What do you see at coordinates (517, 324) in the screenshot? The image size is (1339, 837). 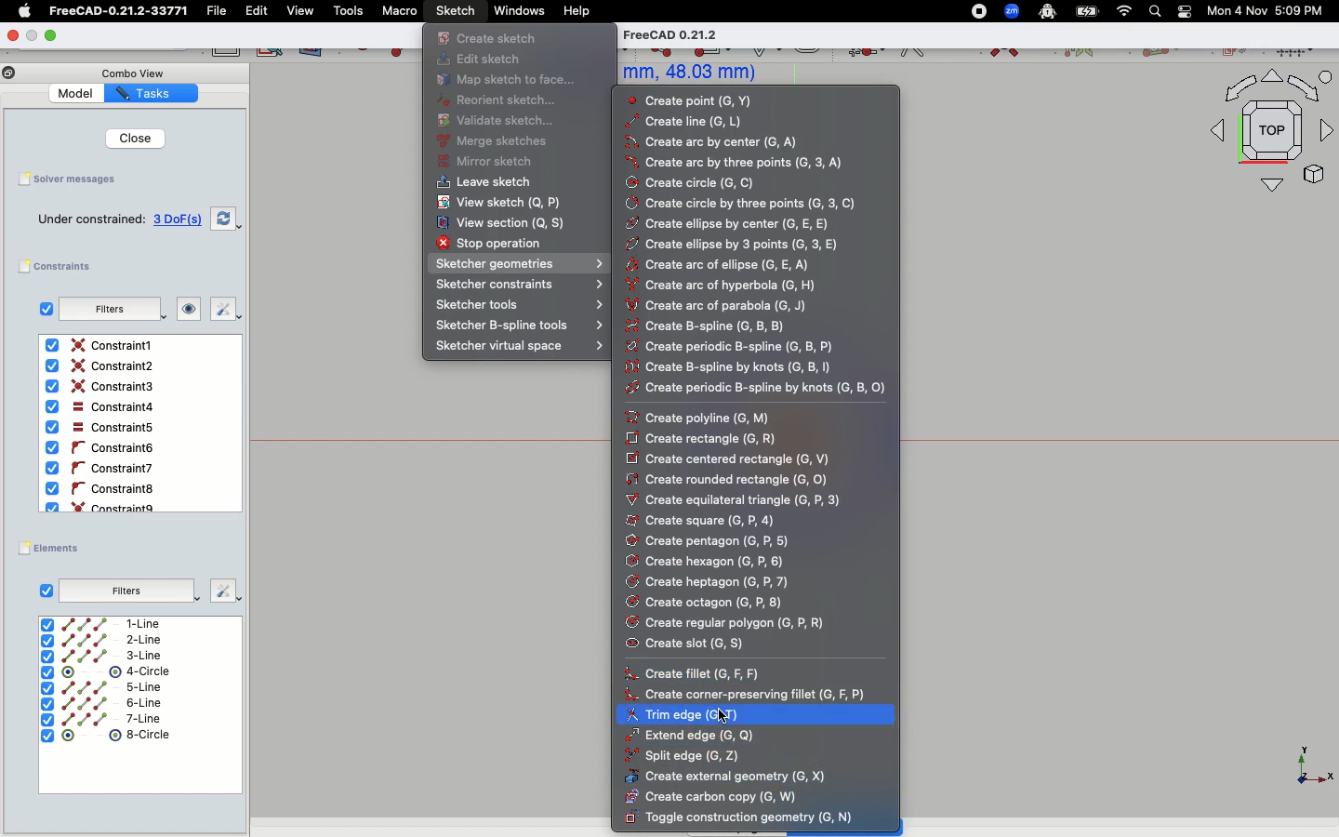 I see `Sketcher B-spline tools` at bounding box center [517, 324].